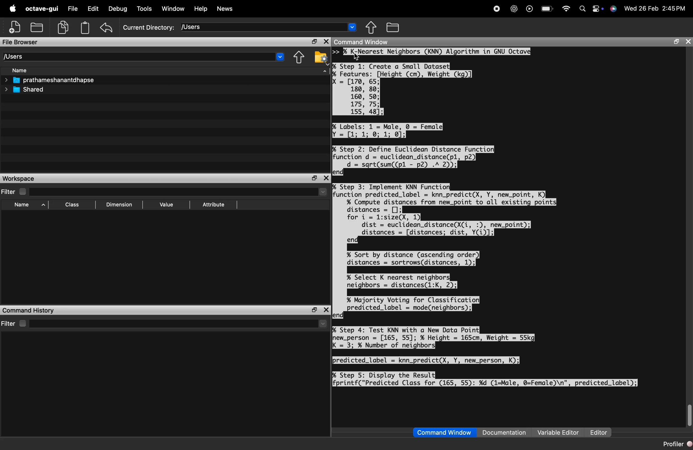  Describe the element at coordinates (388, 42) in the screenshot. I see `Command Window` at that location.